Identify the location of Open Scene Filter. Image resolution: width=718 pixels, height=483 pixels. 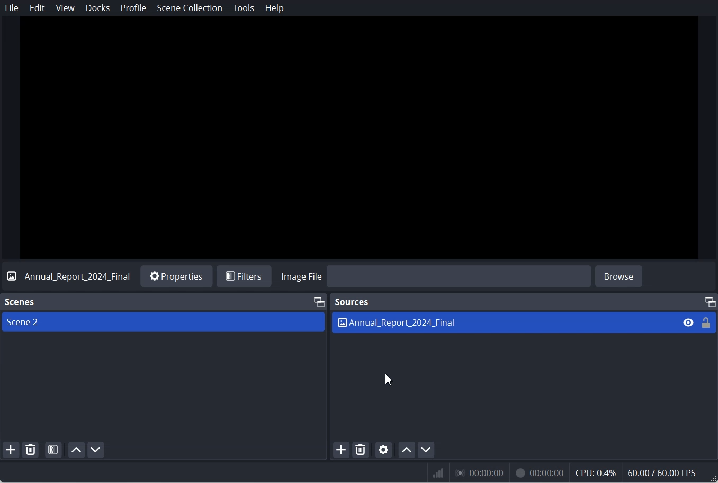
(53, 450).